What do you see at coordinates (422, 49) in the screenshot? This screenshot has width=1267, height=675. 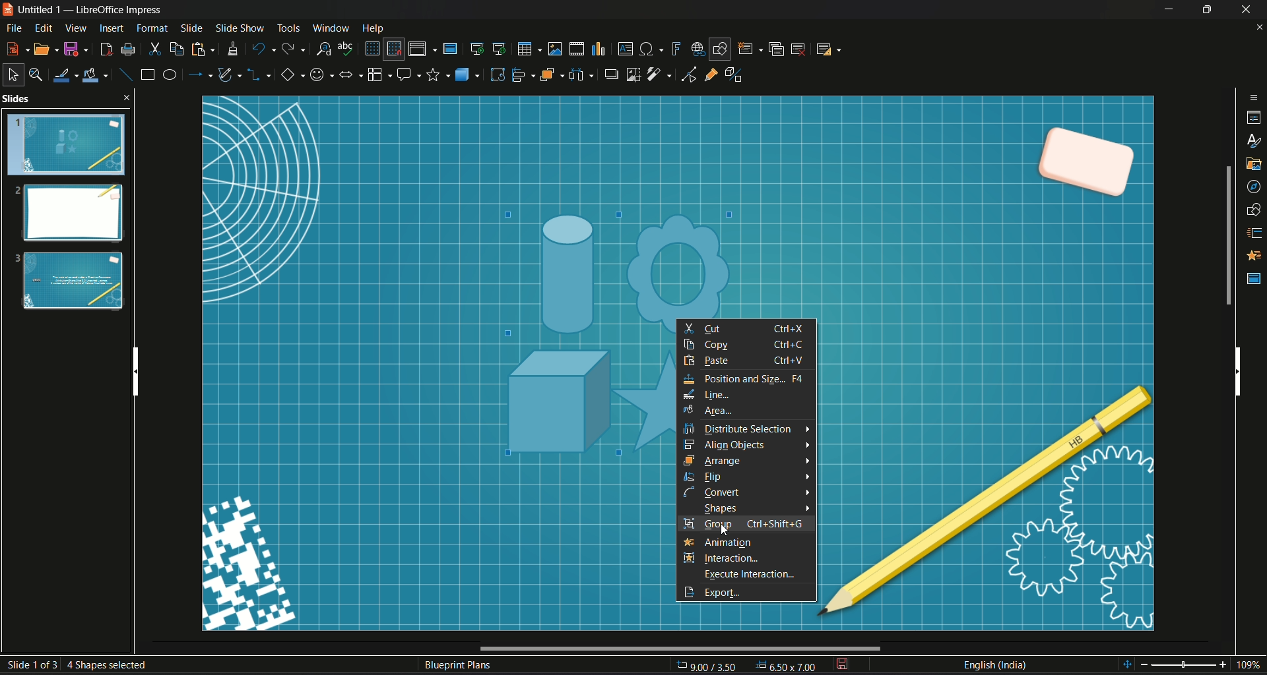 I see `display views` at bounding box center [422, 49].